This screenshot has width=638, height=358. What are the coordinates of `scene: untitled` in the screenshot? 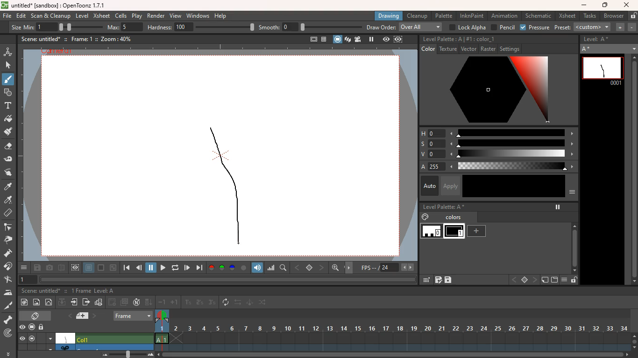 It's located at (39, 291).